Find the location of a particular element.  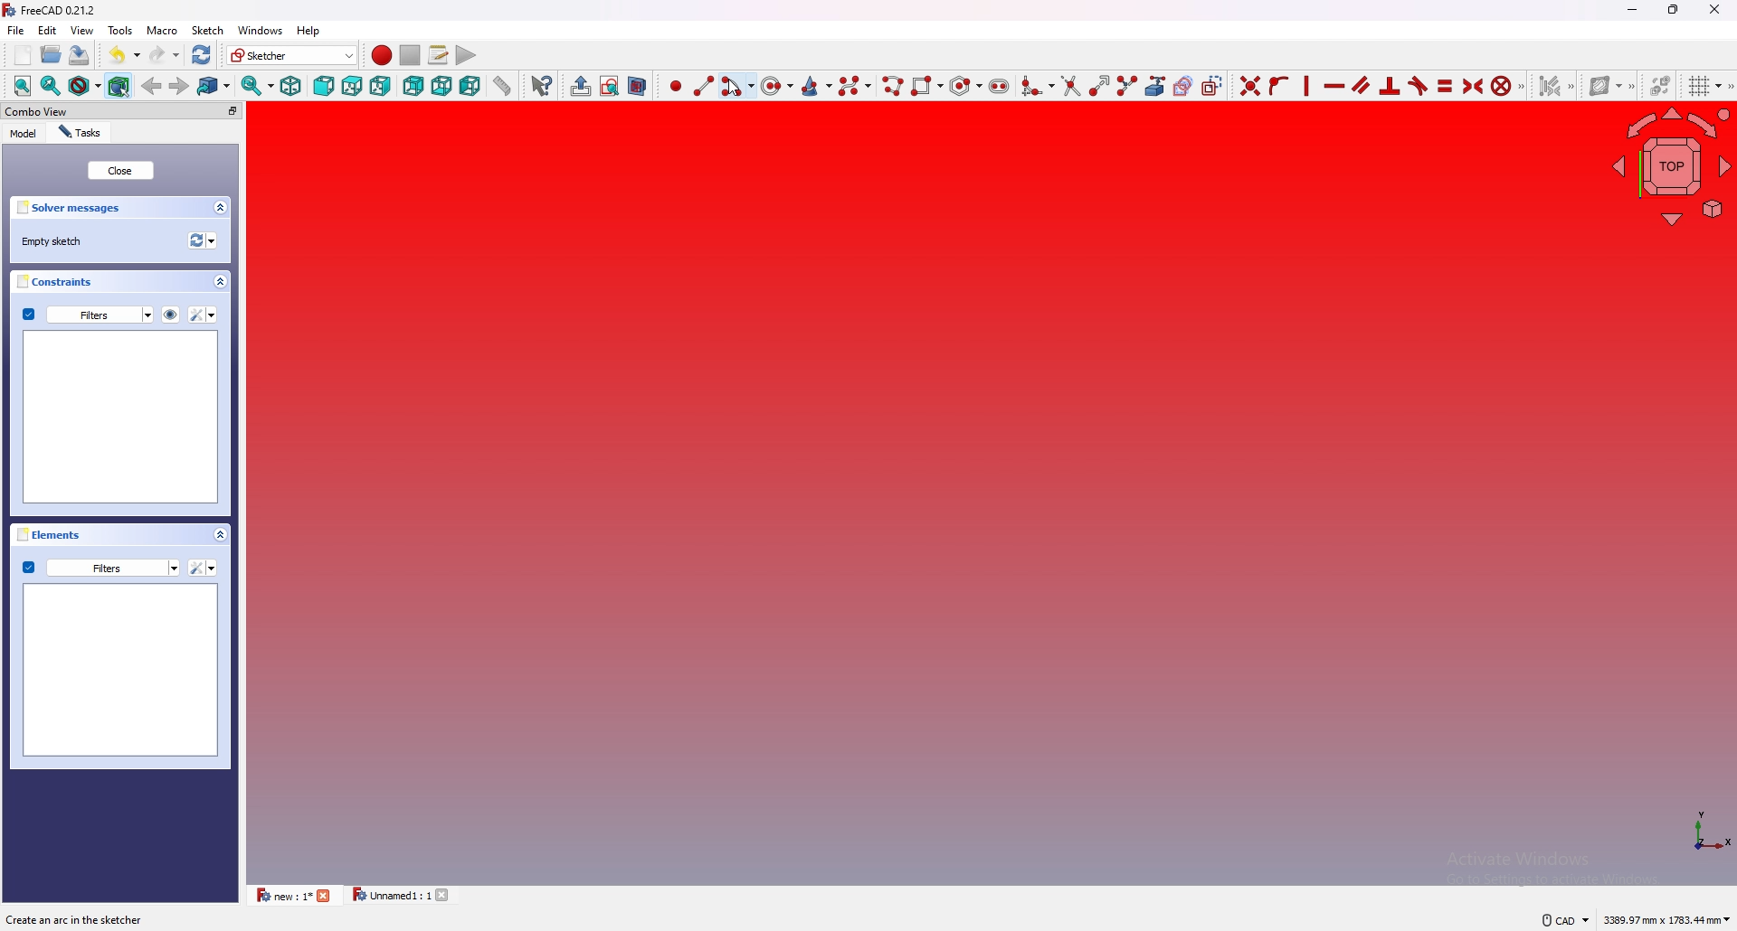

new is located at coordinates (21, 55).